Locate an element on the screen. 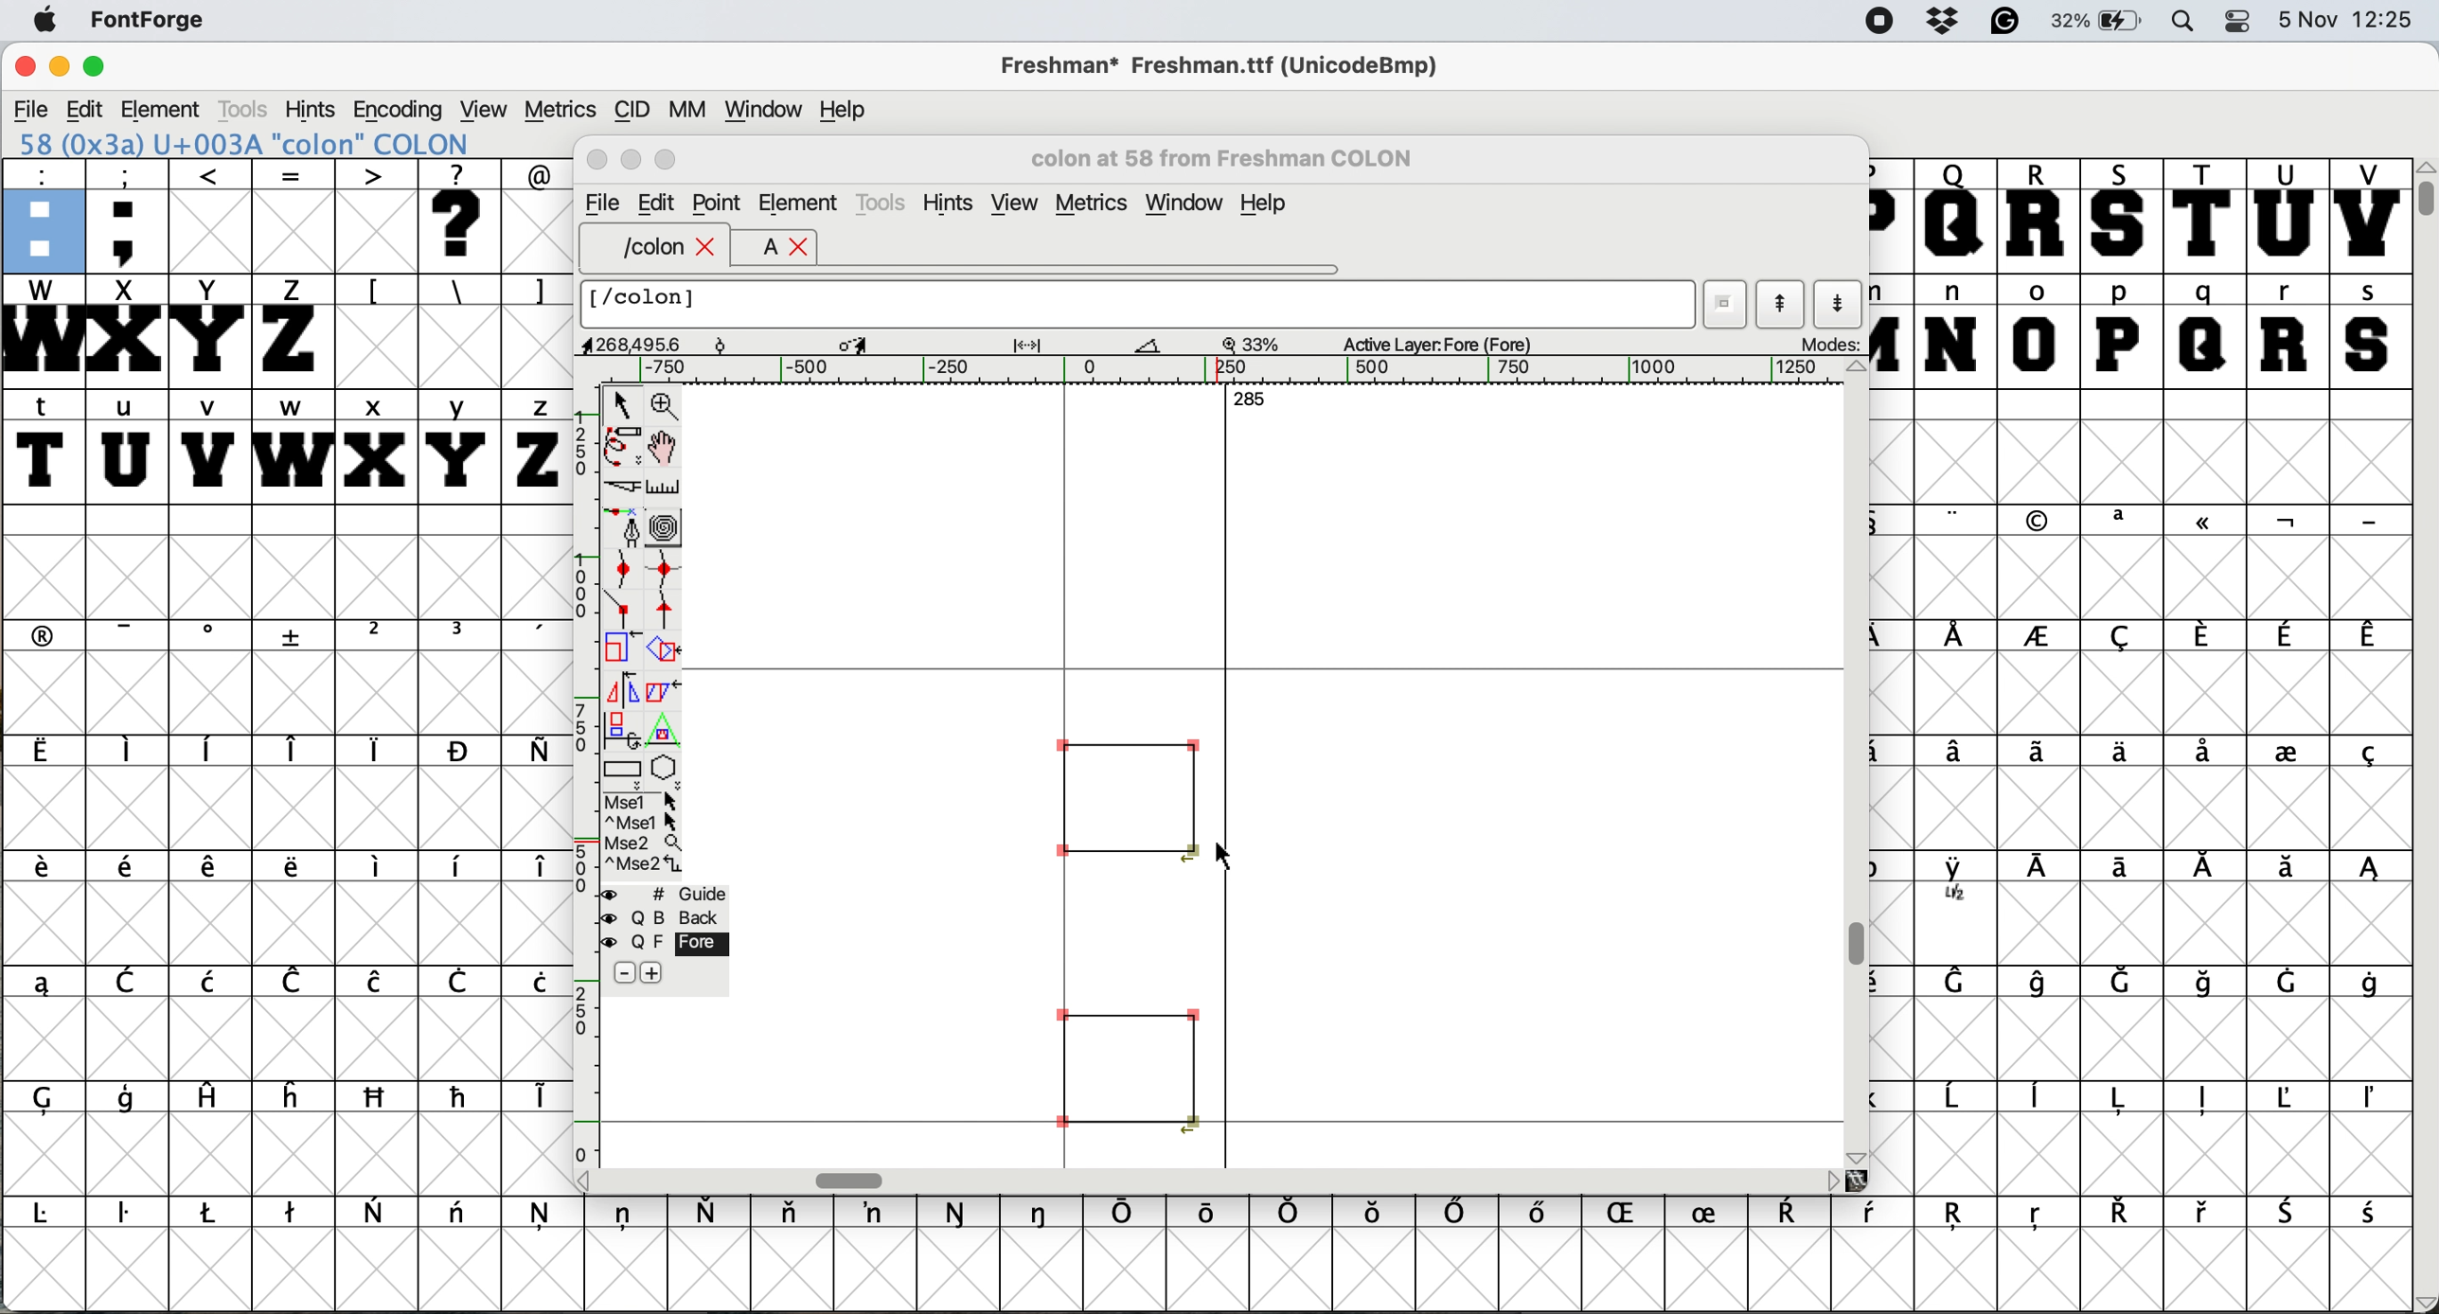 The width and height of the screenshot is (2439, 1314). symbol is located at coordinates (2123, 521).